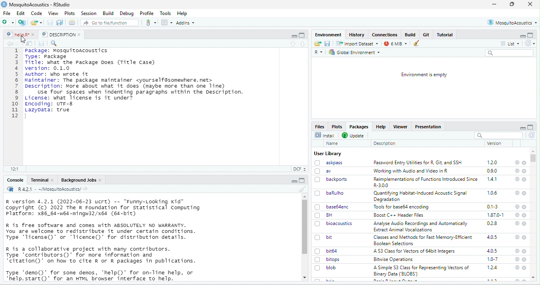 The image size is (540, 285). Describe the element at coordinates (293, 44) in the screenshot. I see `previous section` at that location.